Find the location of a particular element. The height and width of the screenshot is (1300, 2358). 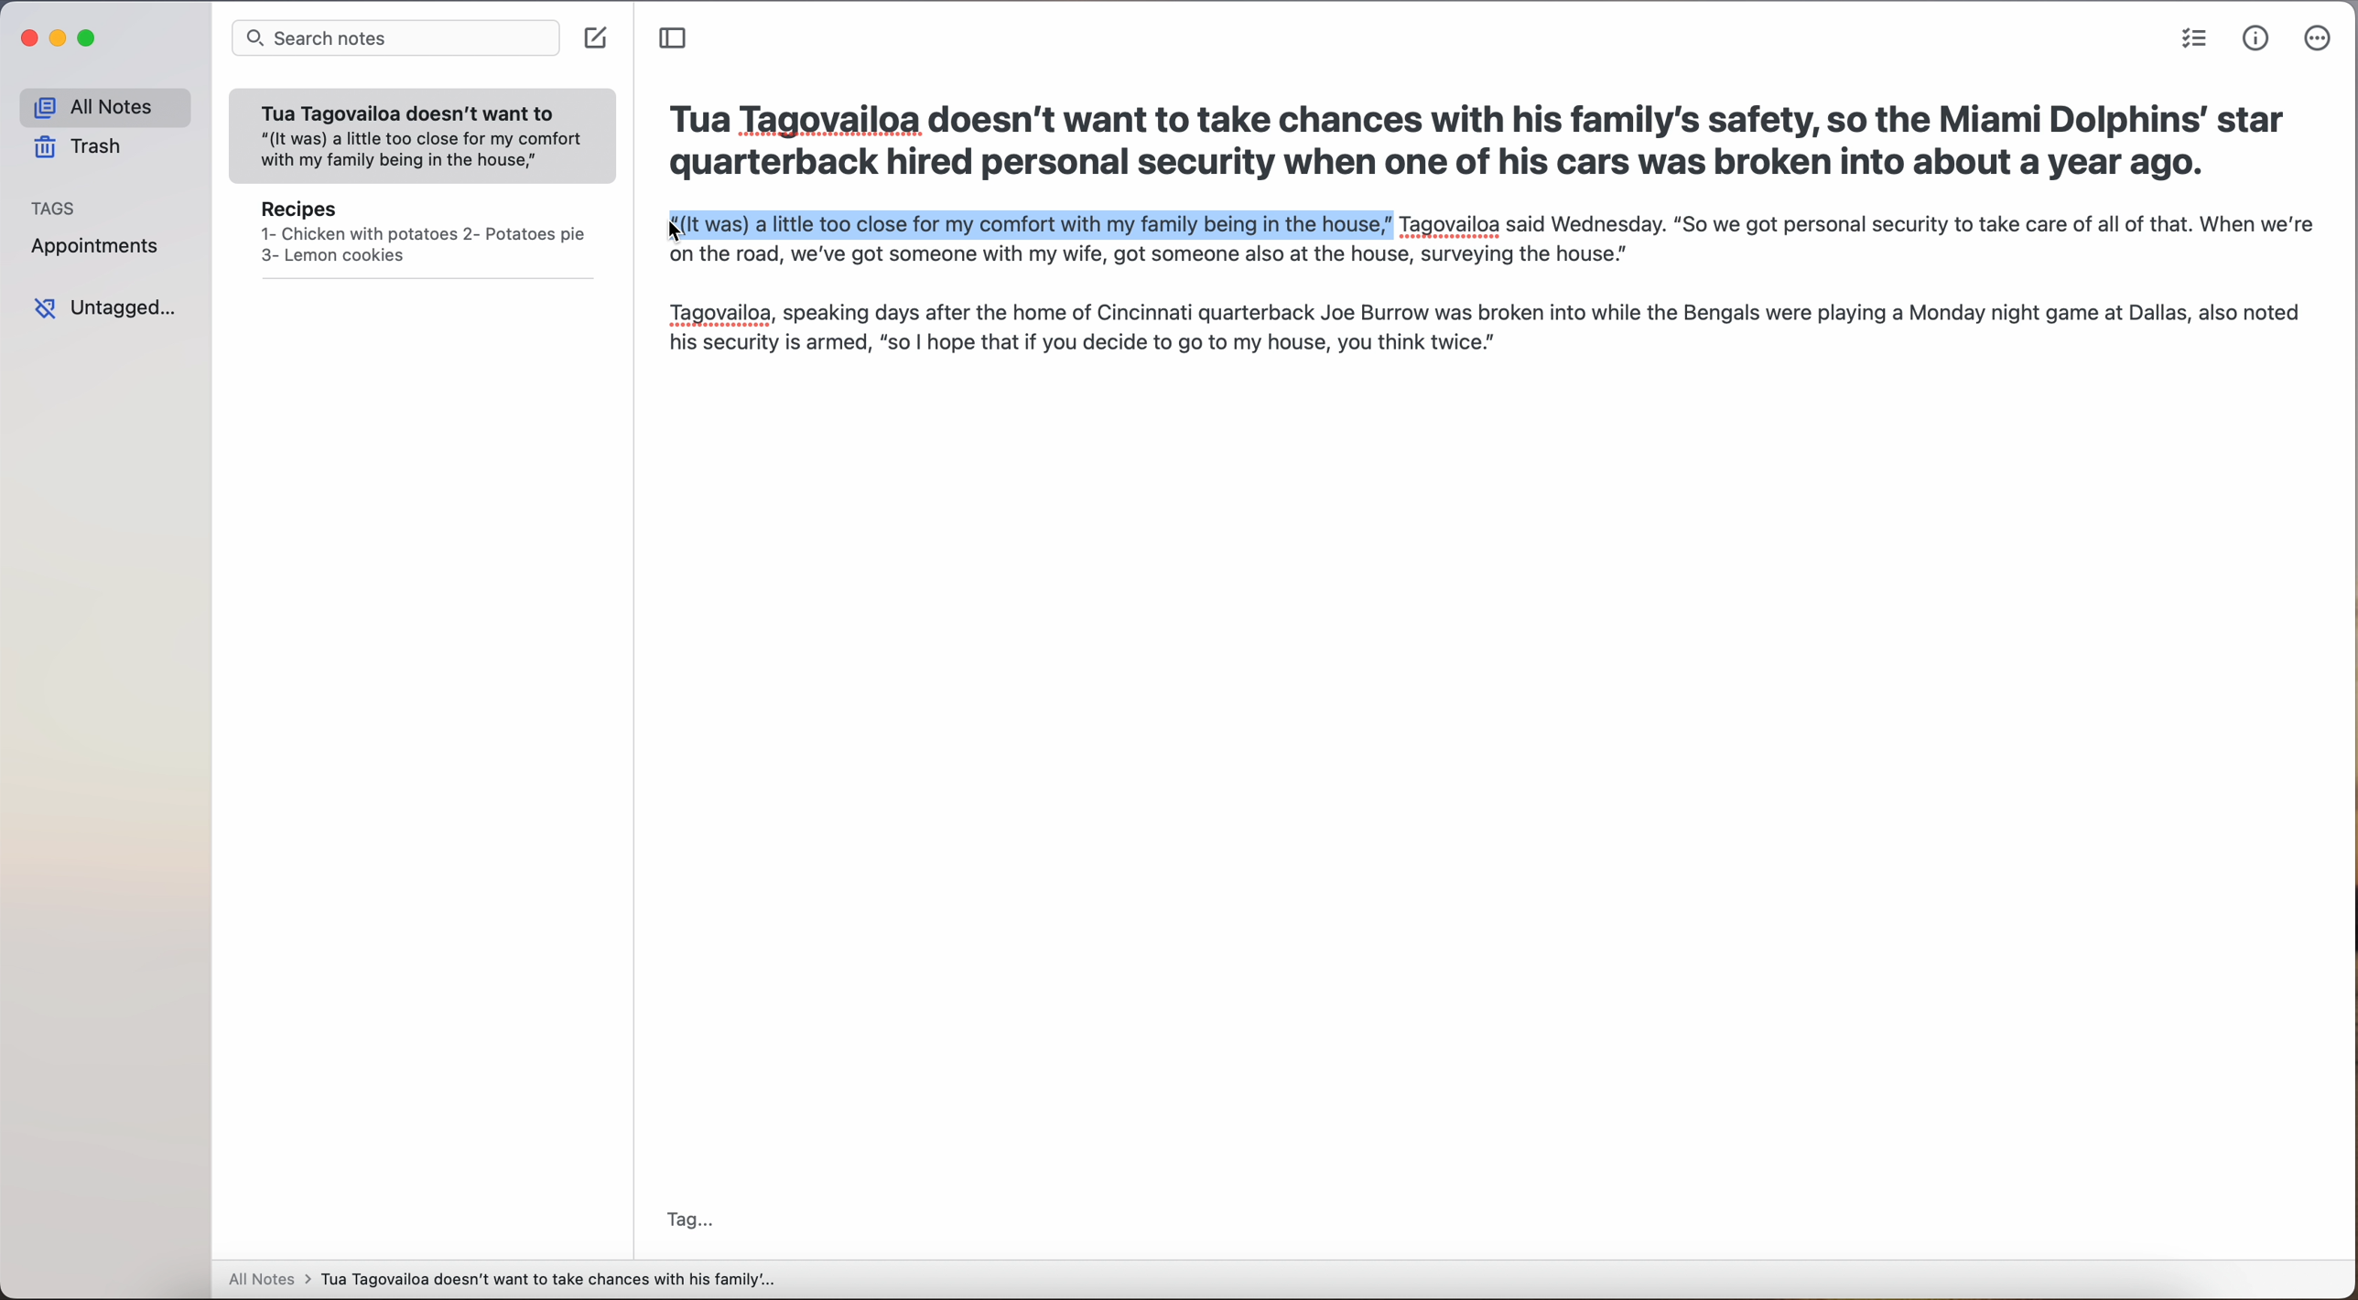

Recipes note is located at coordinates (423, 238).